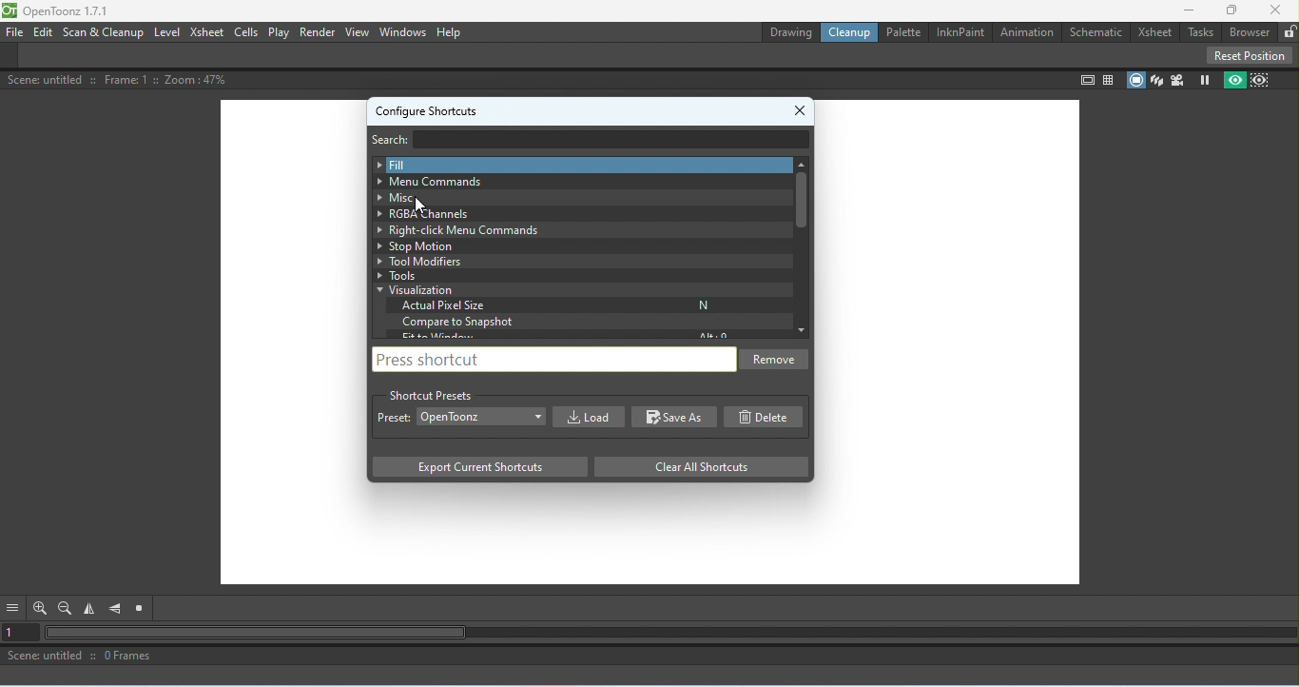 This screenshot has height=687, width=1299. Describe the element at coordinates (853, 33) in the screenshot. I see `Cleanup` at that location.